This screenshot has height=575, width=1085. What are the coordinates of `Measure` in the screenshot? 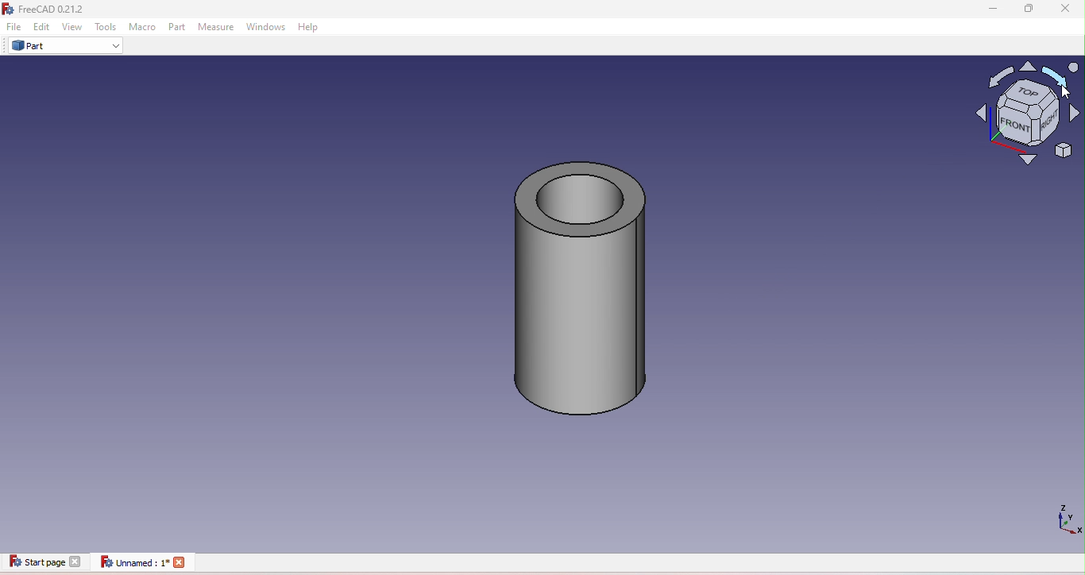 It's located at (218, 28).